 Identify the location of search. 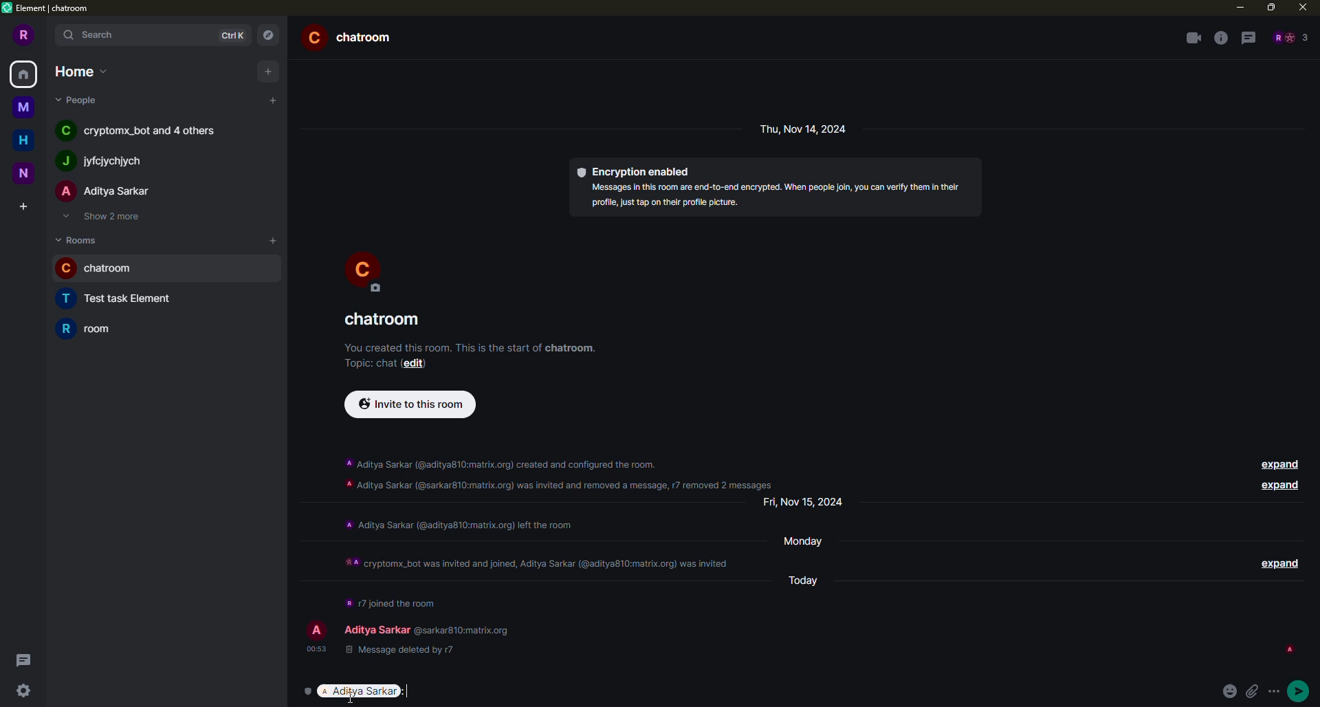
(91, 36).